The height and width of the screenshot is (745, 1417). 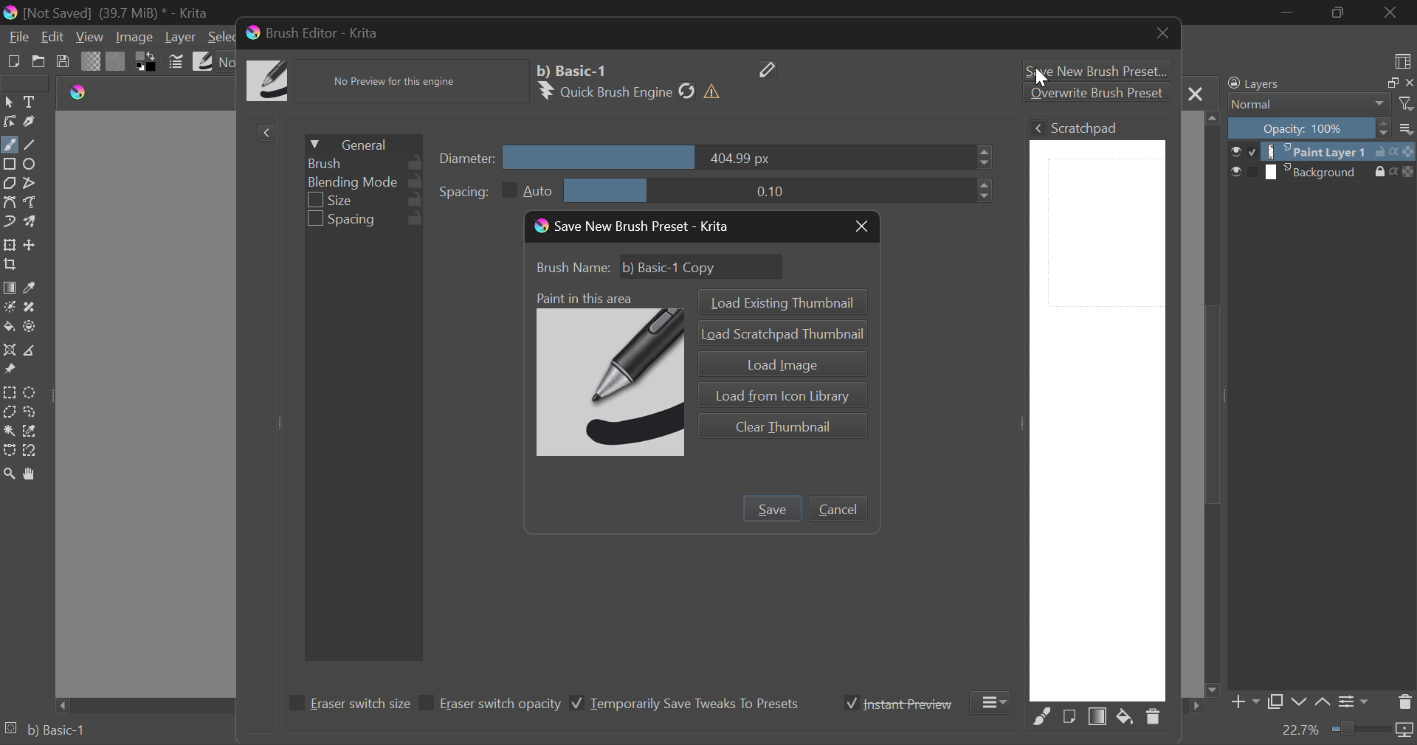 What do you see at coordinates (1196, 93) in the screenshot?
I see `Close` at bounding box center [1196, 93].